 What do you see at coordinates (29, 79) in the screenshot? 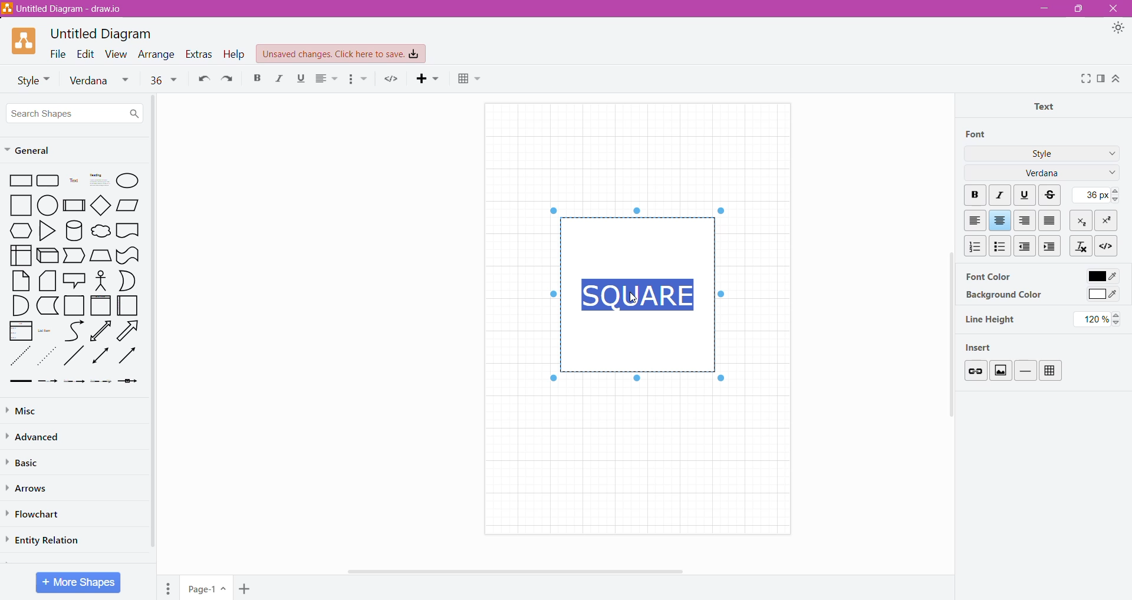
I see `Font style` at bounding box center [29, 79].